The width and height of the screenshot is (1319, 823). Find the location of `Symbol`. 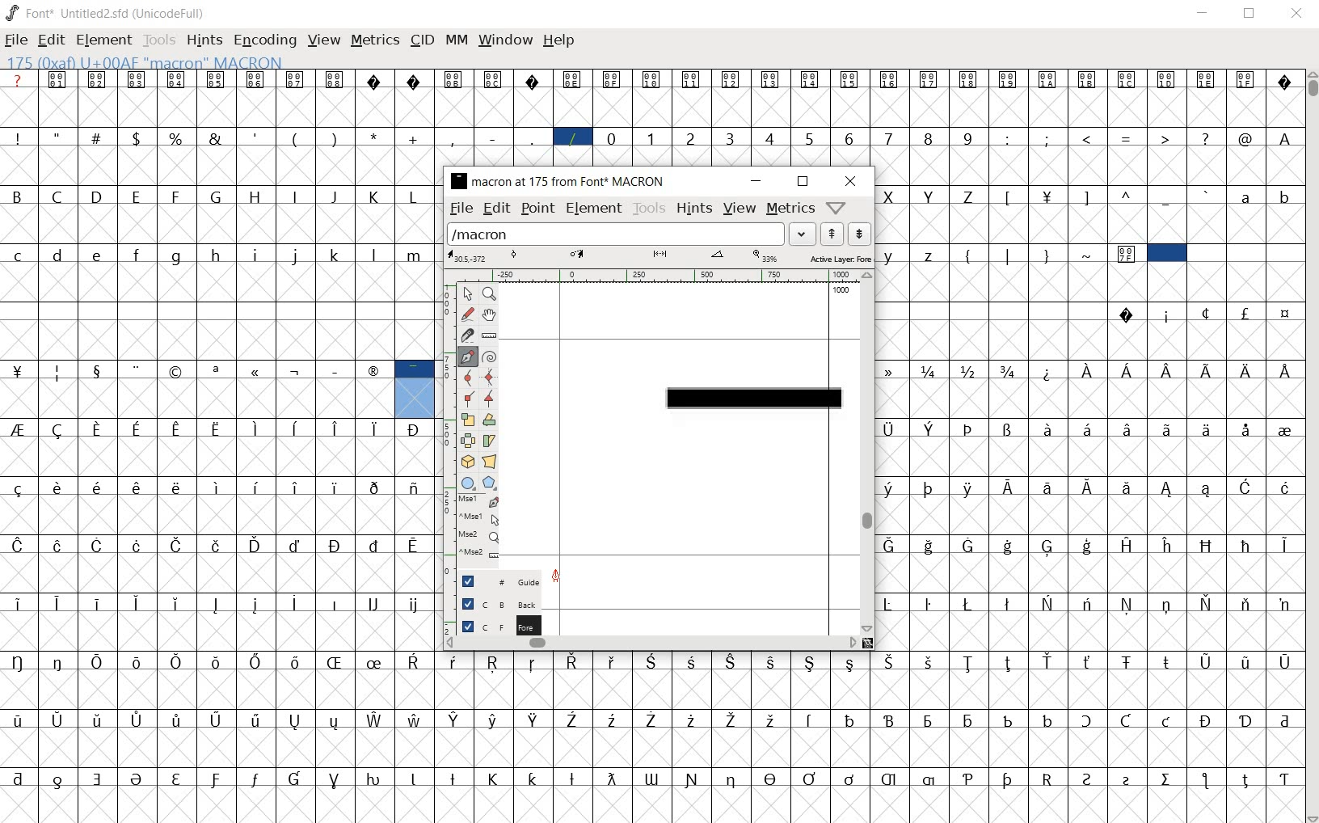

Symbol is located at coordinates (1165, 720).